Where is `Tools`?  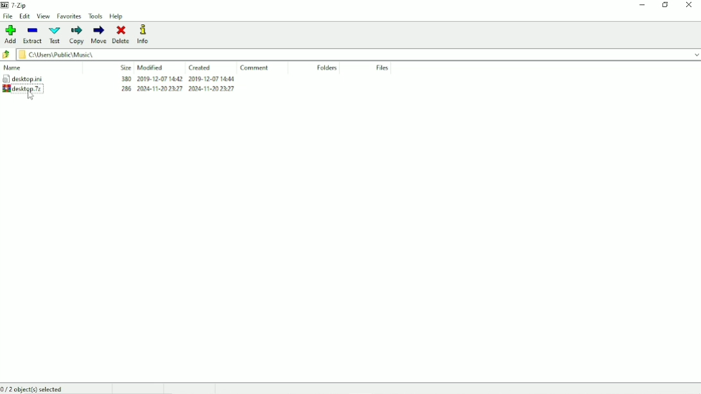
Tools is located at coordinates (96, 16).